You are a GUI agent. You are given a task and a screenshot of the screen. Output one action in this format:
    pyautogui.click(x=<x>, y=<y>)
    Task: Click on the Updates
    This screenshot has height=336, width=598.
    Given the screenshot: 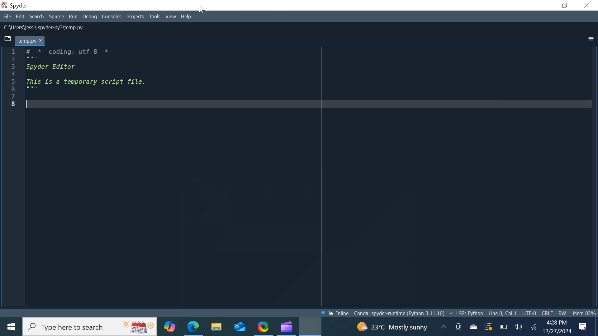 What is the action you would take?
    pyautogui.click(x=443, y=327)
    